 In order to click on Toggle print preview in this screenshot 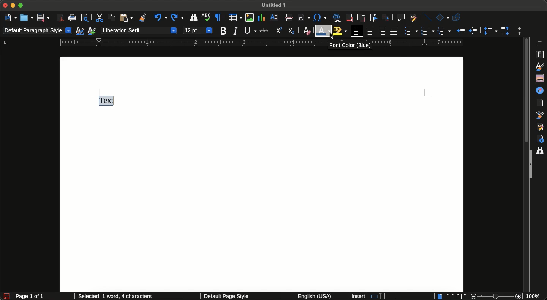, I will do `click(85, 19)`.